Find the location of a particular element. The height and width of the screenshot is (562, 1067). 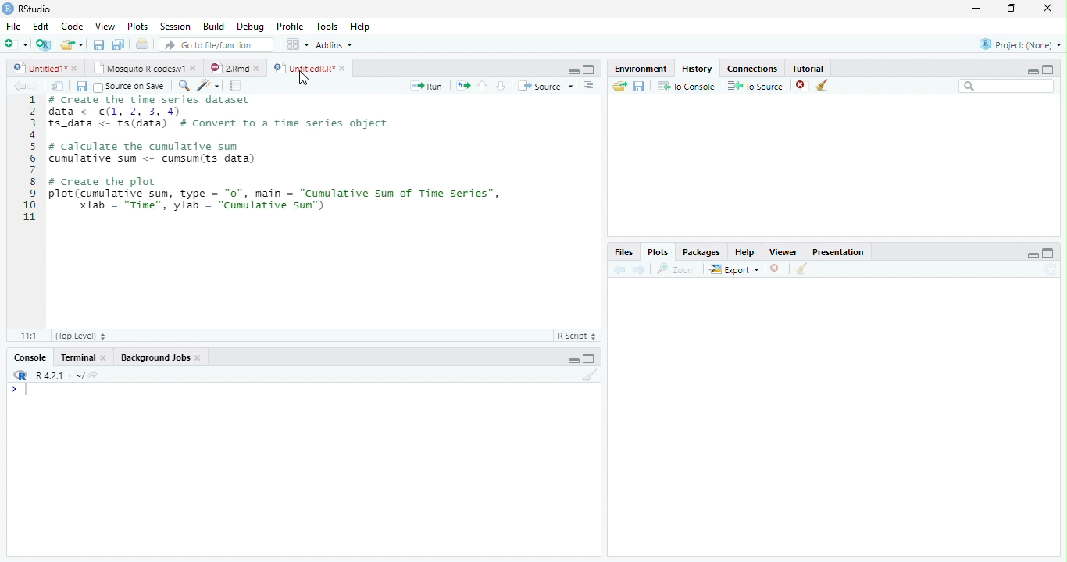

To Source is located at coordinates (755, 87).